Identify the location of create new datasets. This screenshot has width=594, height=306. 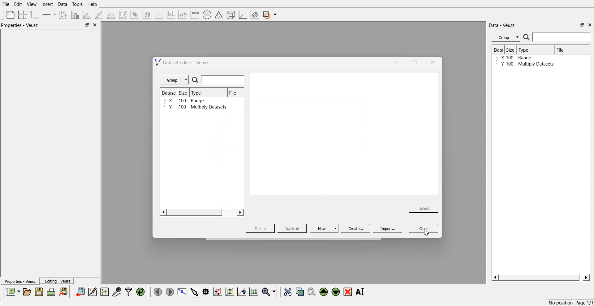
(105, 292).